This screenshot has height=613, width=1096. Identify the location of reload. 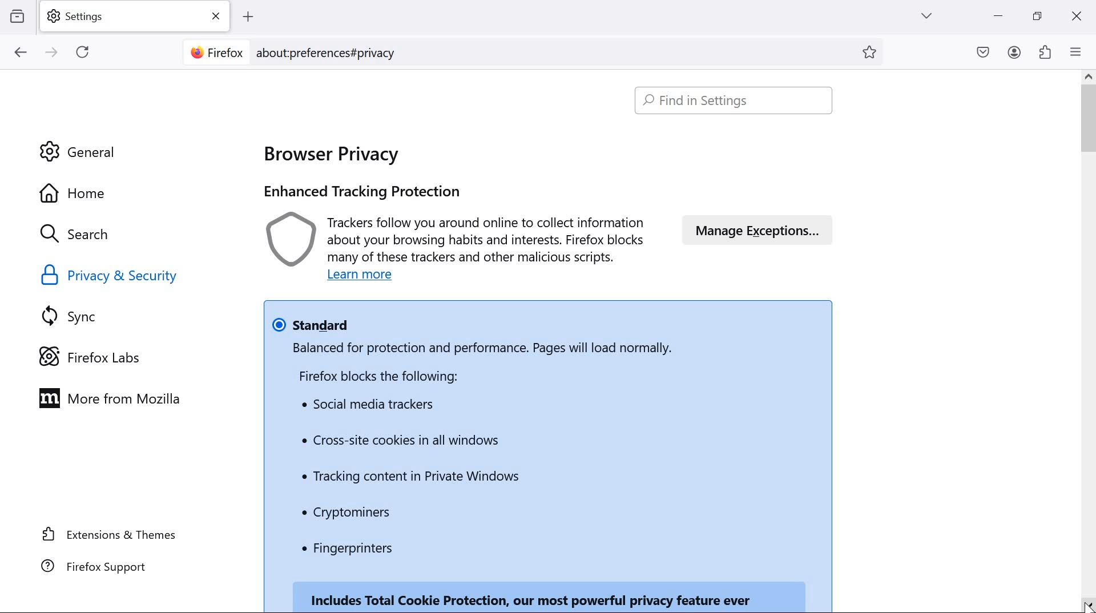
(82, 51).